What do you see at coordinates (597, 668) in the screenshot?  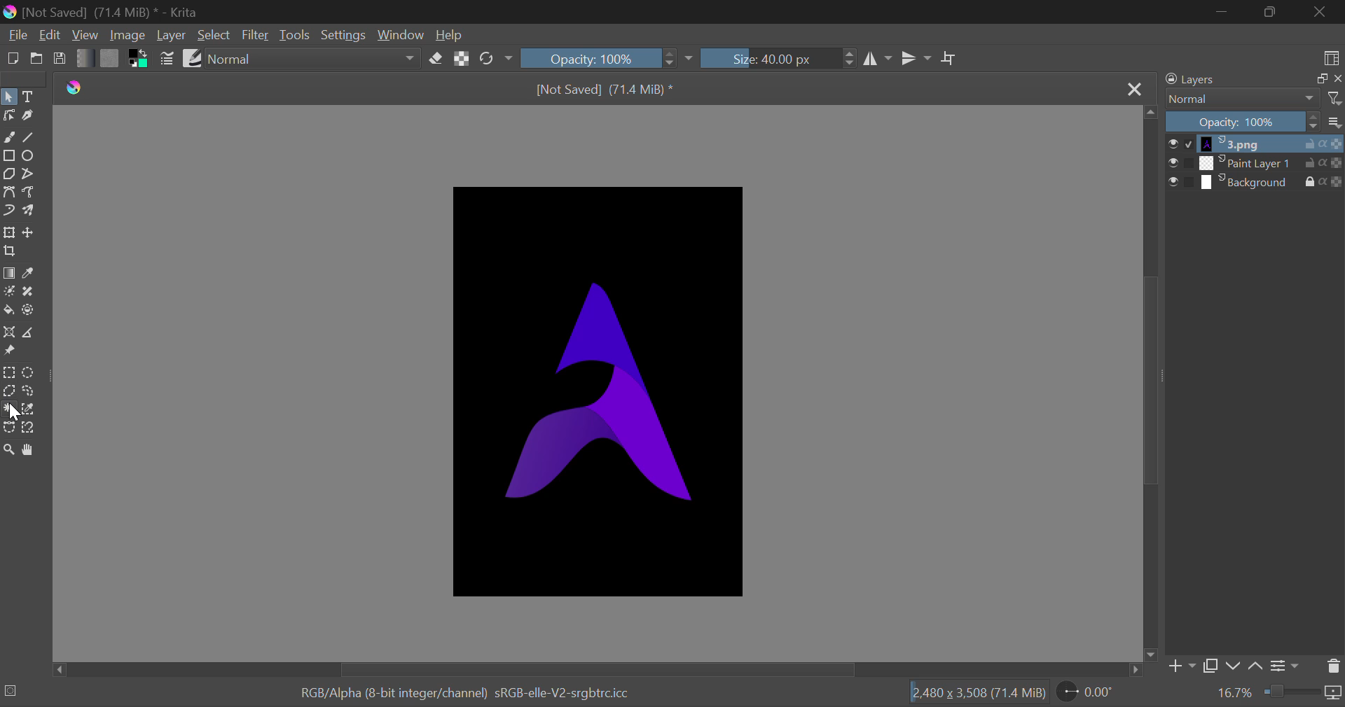 I see `Scroll Bar` at bounding box center [597, 668].